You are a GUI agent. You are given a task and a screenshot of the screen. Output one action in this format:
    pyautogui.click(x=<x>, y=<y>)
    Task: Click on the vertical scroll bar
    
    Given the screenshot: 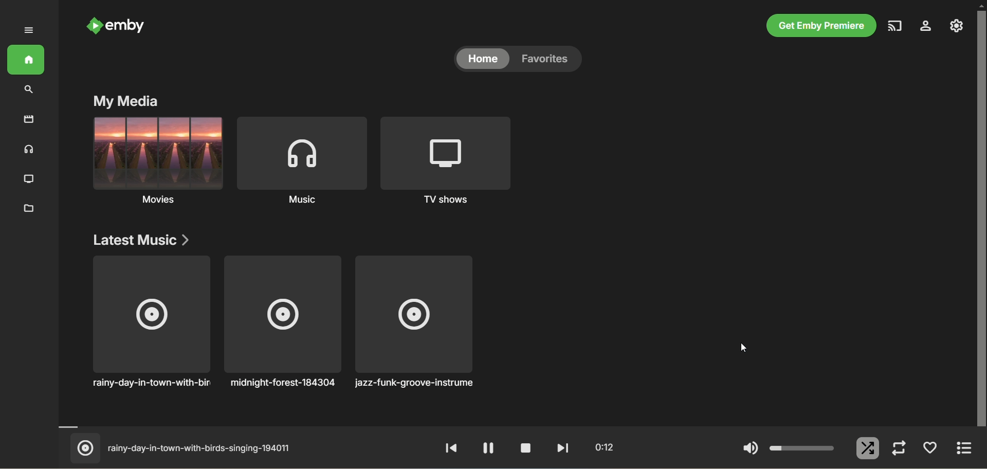 What is the action you would take?
    pyautogui.click(x=981, y=234)
    